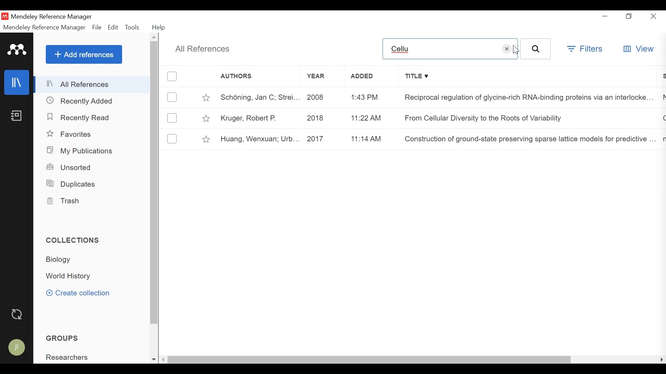  Describe the element at coordinates (586, 50) in the screenshot. I see `Filter` at that location.